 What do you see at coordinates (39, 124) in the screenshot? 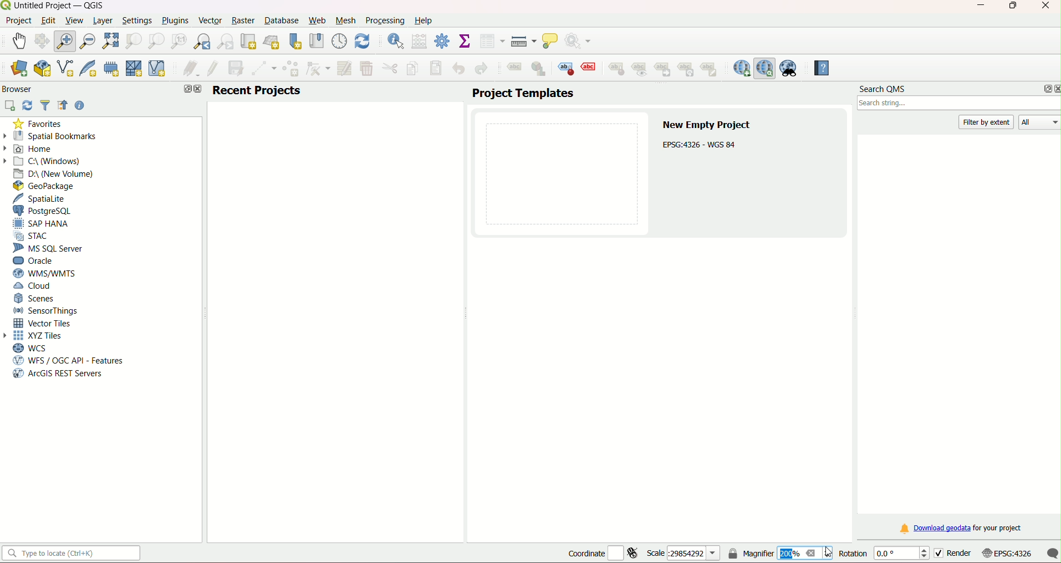
I see `favourites` at bounding box center [39, 124].